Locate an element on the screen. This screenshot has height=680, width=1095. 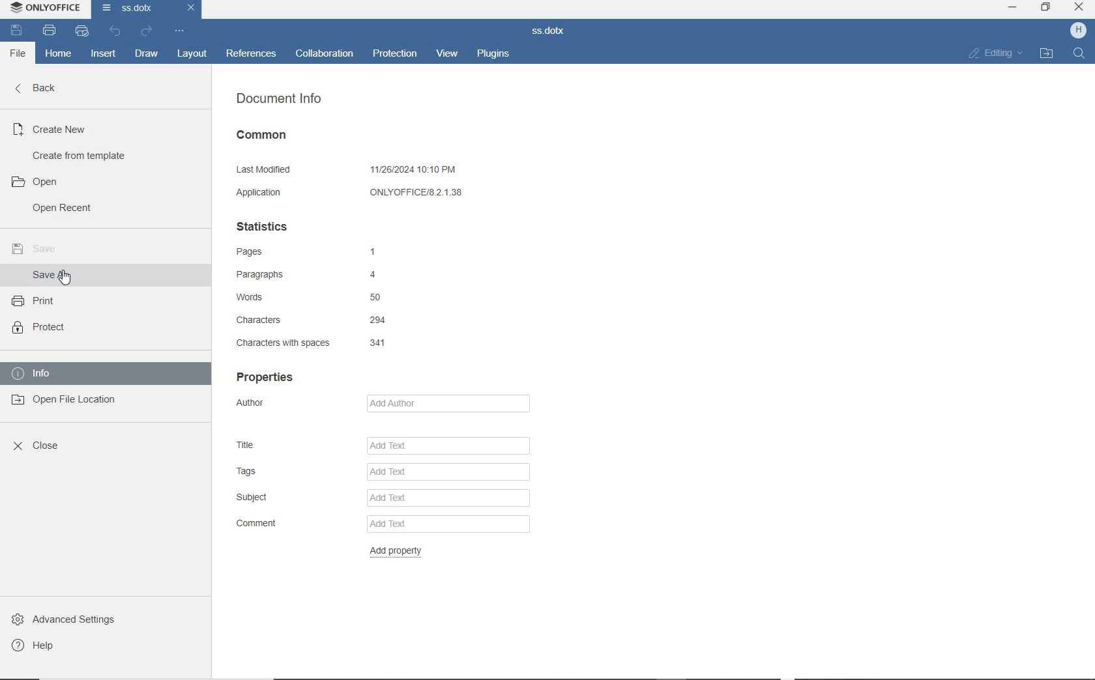
SAVE is located at coordinates (18, 31).